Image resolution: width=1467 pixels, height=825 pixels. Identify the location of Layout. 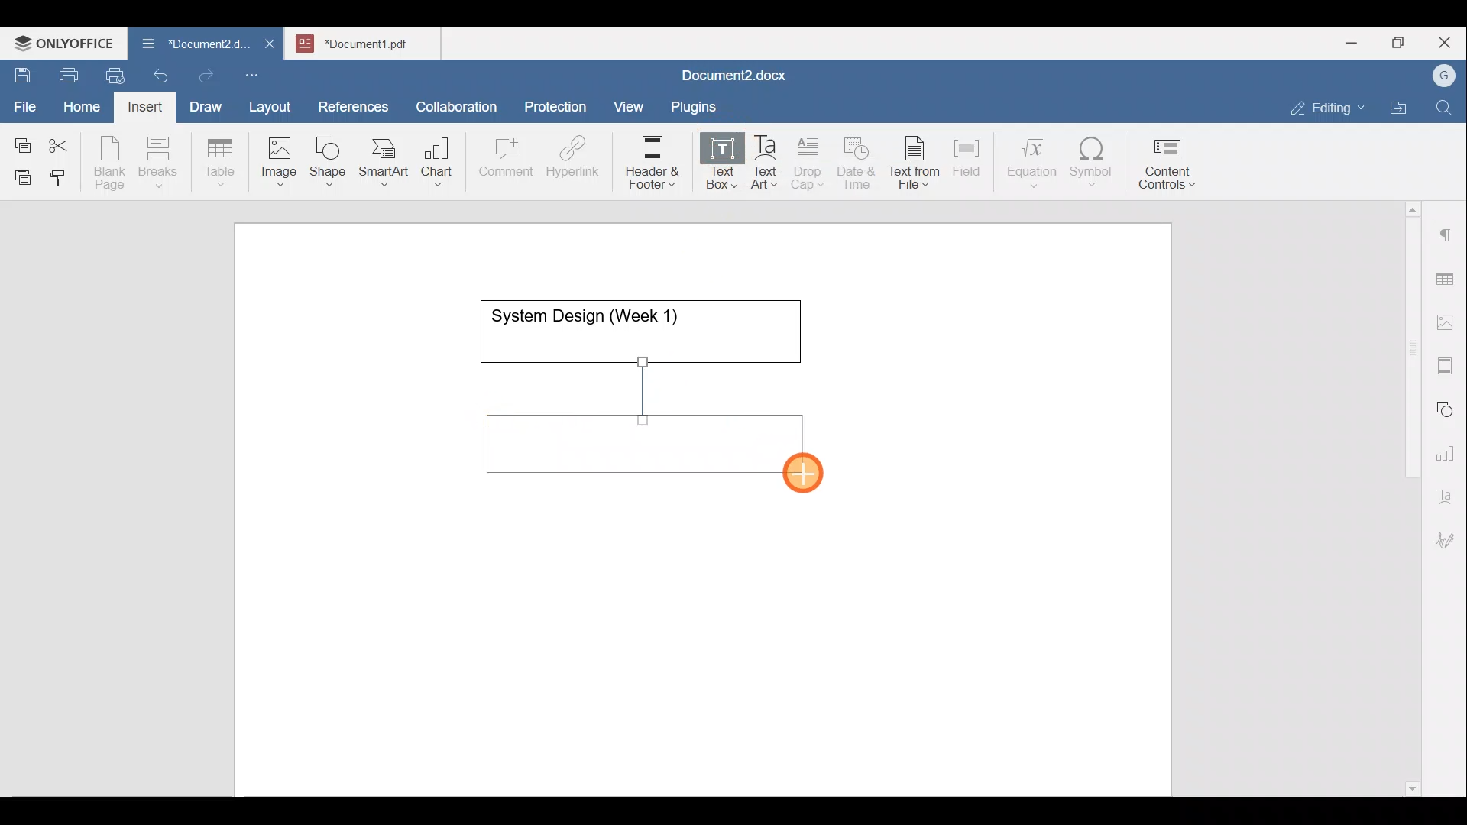
(274, 104).